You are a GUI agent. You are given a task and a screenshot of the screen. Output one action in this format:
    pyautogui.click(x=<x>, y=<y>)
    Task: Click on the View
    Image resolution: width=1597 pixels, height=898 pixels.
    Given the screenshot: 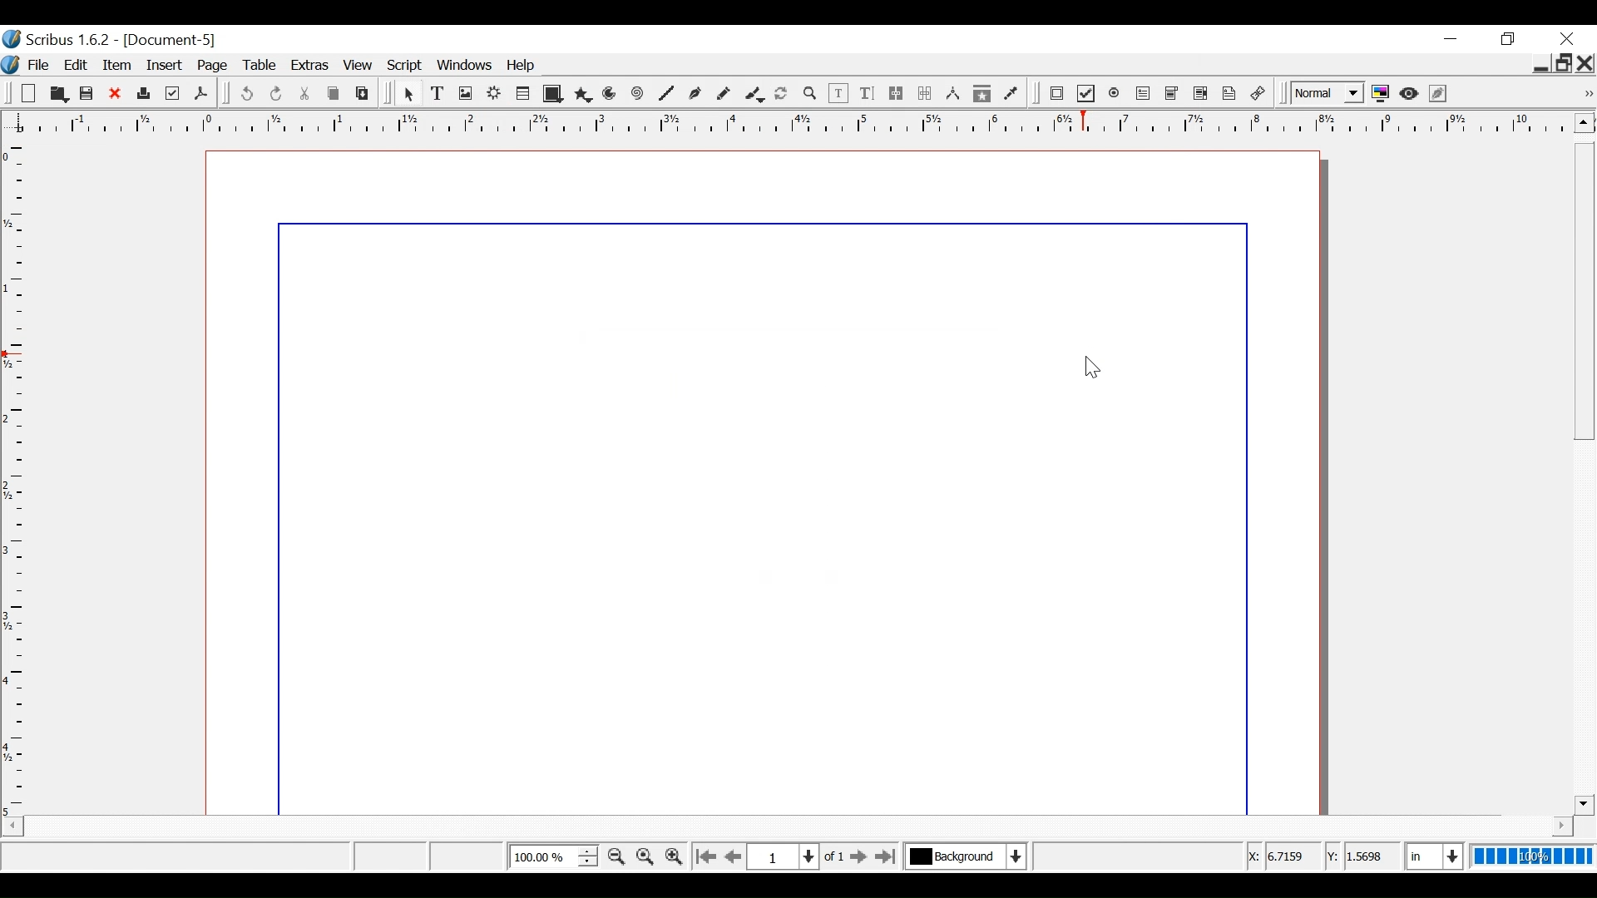 What is the action you would take?
    pyautogui.click(x=358, y=67)
    